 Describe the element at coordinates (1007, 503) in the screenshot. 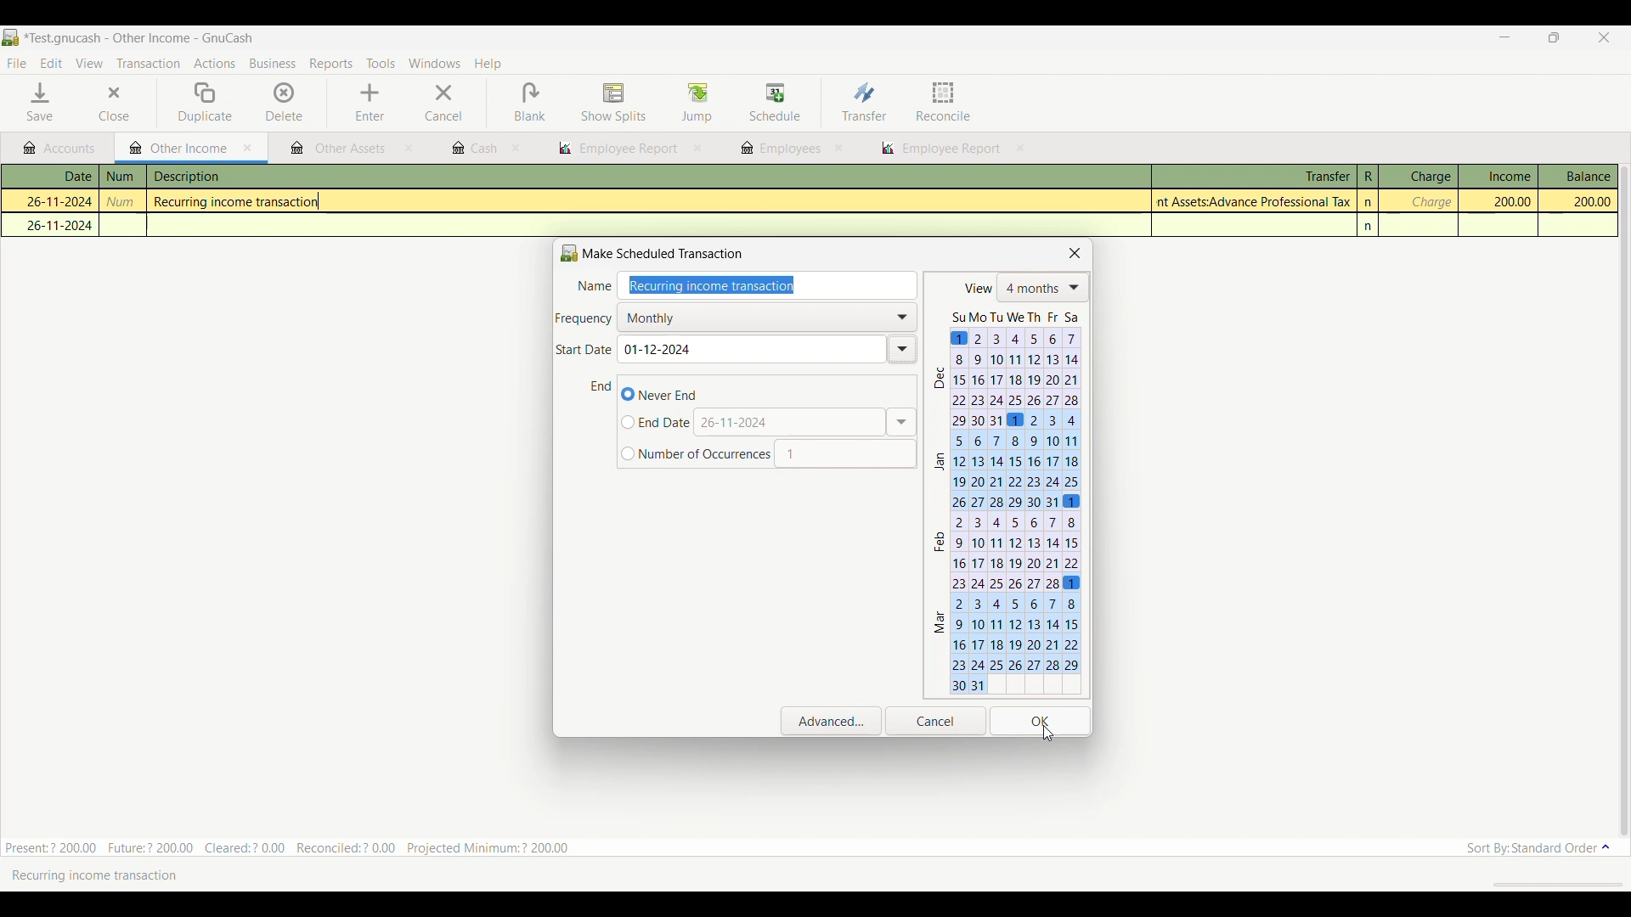

I see `Calendar changed according to start date selection` at that location.